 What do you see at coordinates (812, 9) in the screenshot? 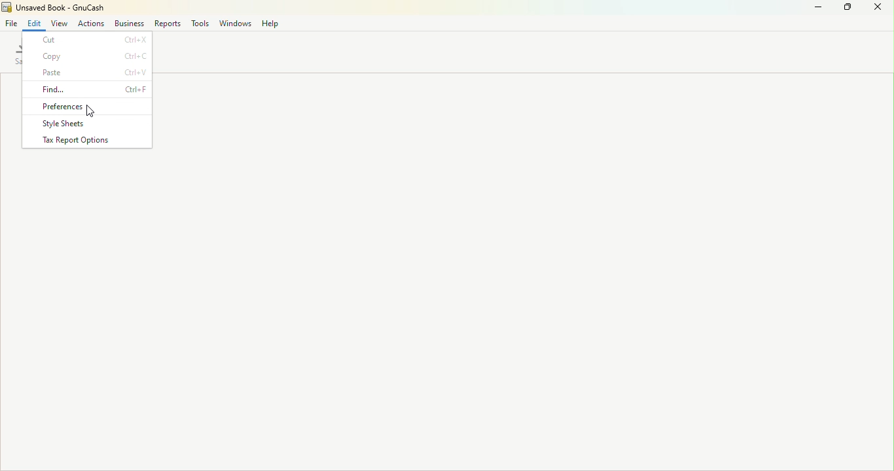
I see `Minimize` at bounding box center [812, 9].